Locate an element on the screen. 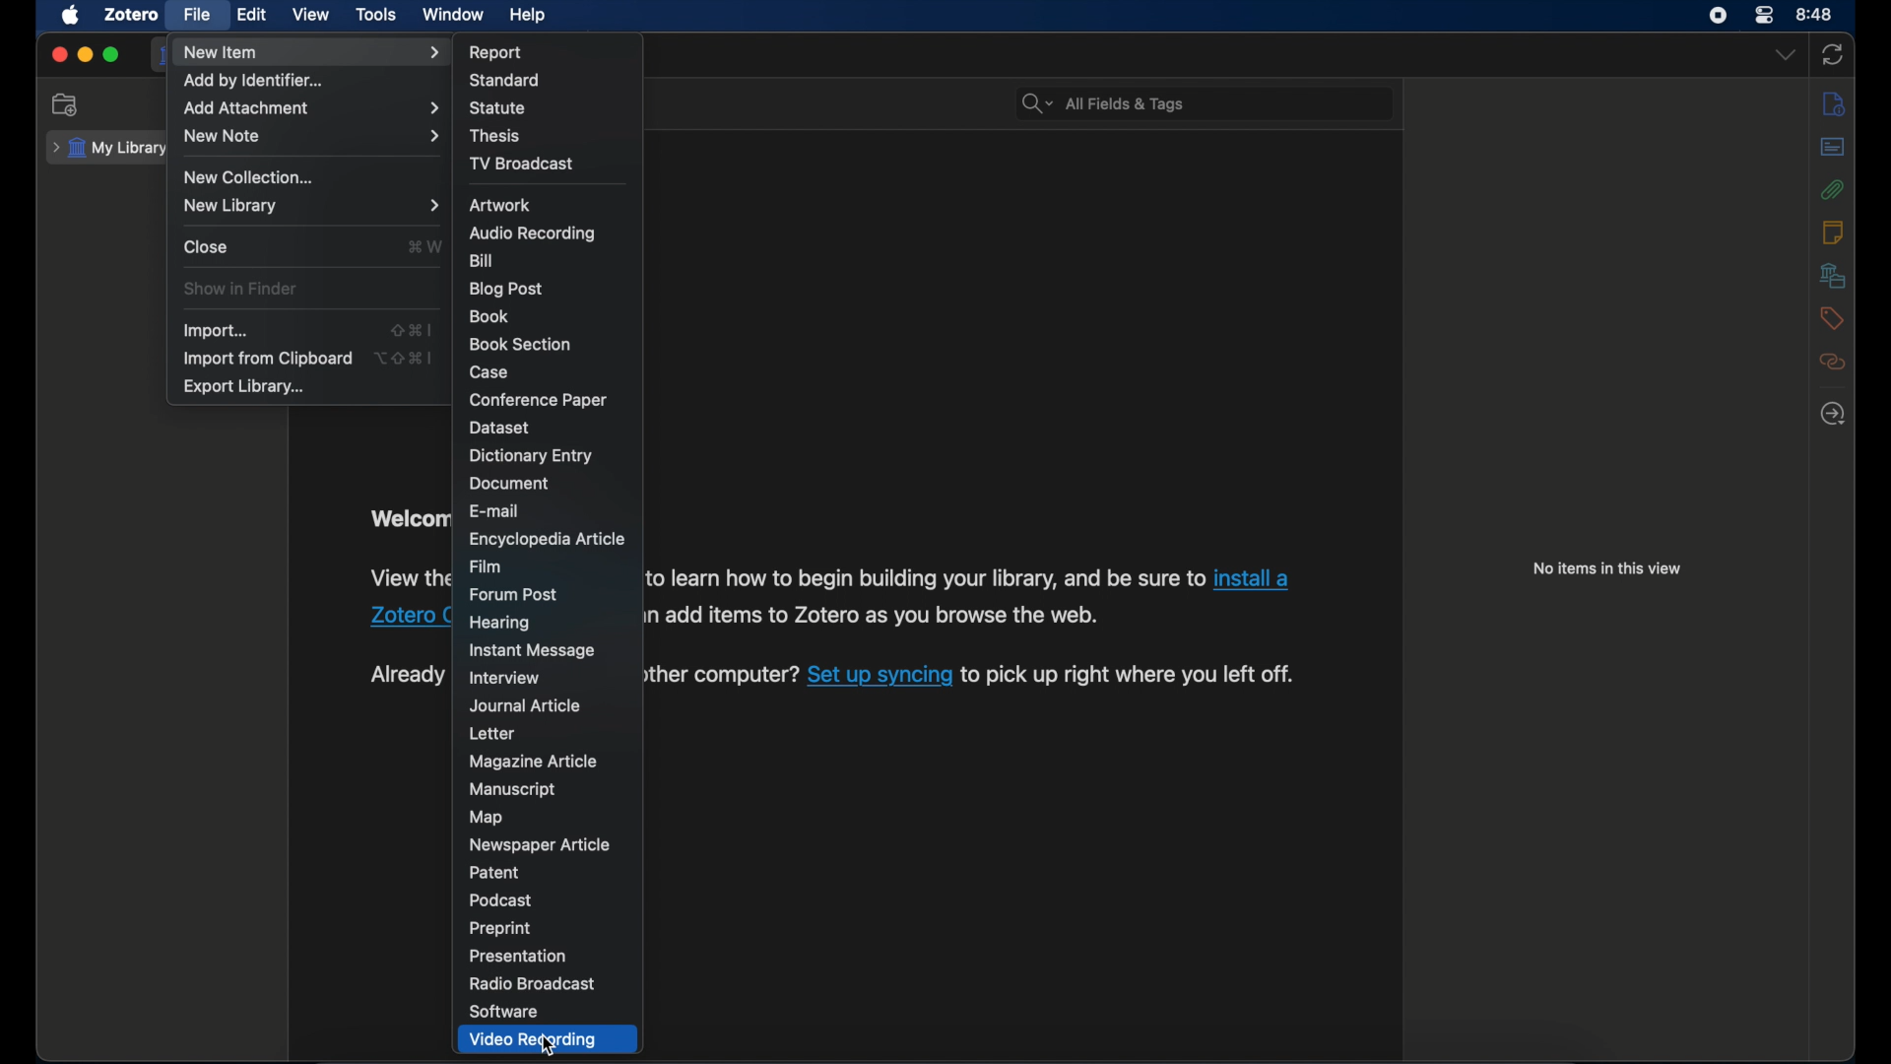 Image resolution: width=1891 pixels, height=1064 pixels. apple is located at coordinates (72, 16).